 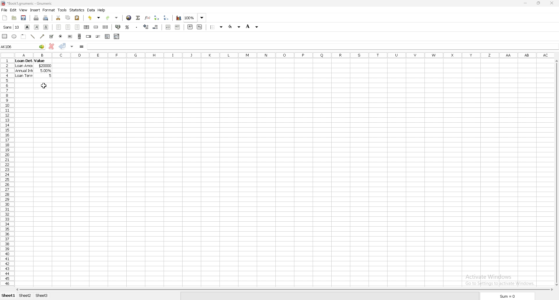 I want to click on accept changes, so click(x=63, y=46).